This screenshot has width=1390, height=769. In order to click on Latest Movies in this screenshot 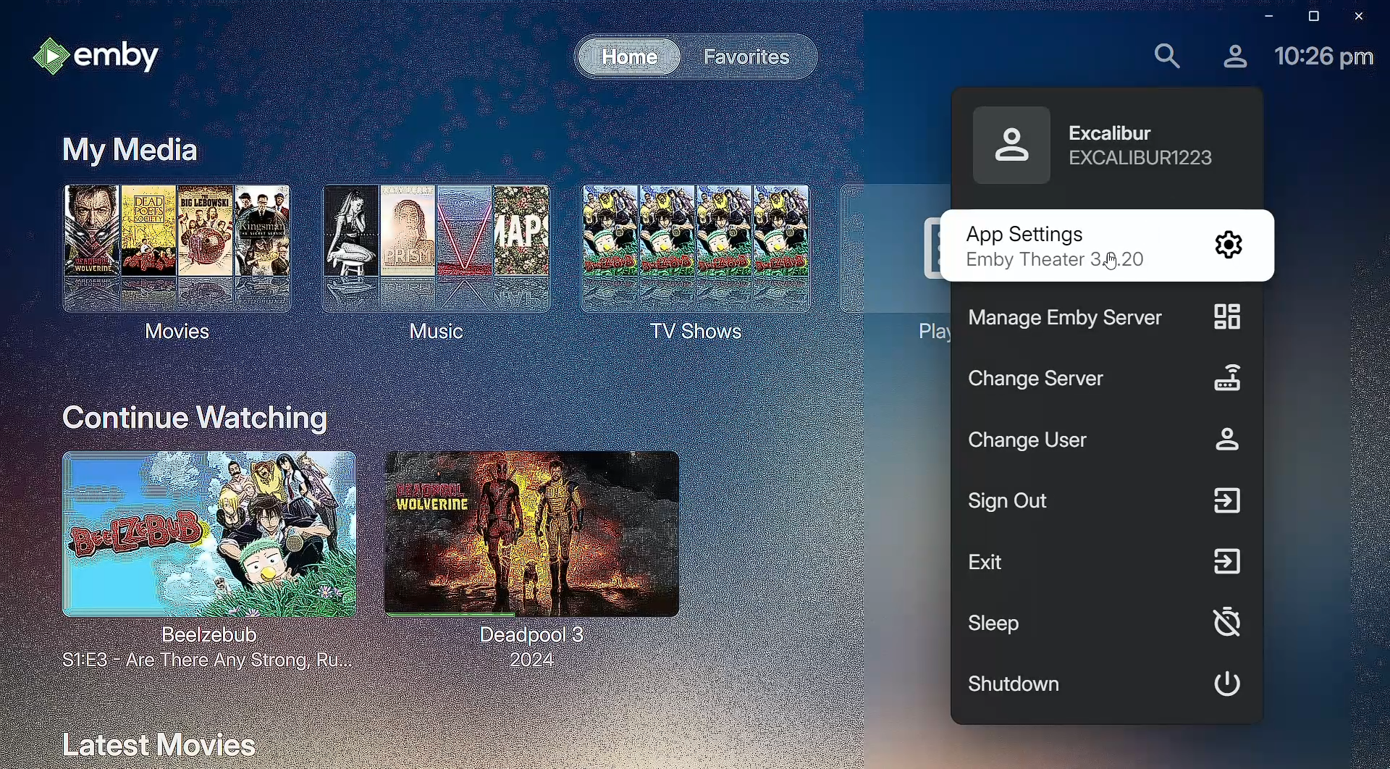, I will do `click(159, 739)`.